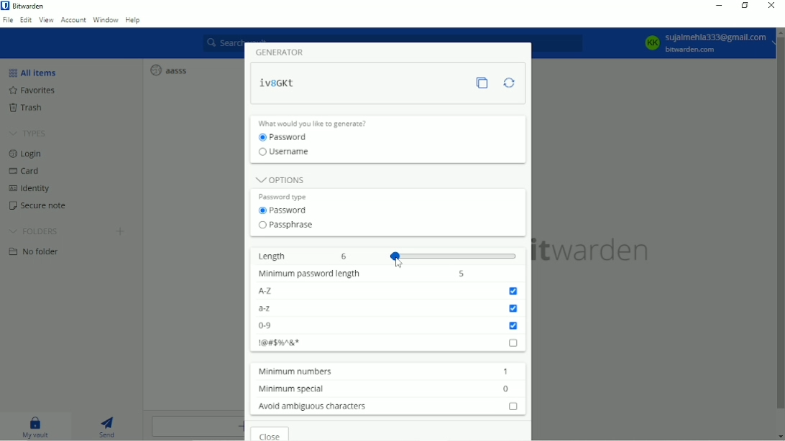 This screenshot has height=441, width=785. I want to click on 6, so click(347, 256).